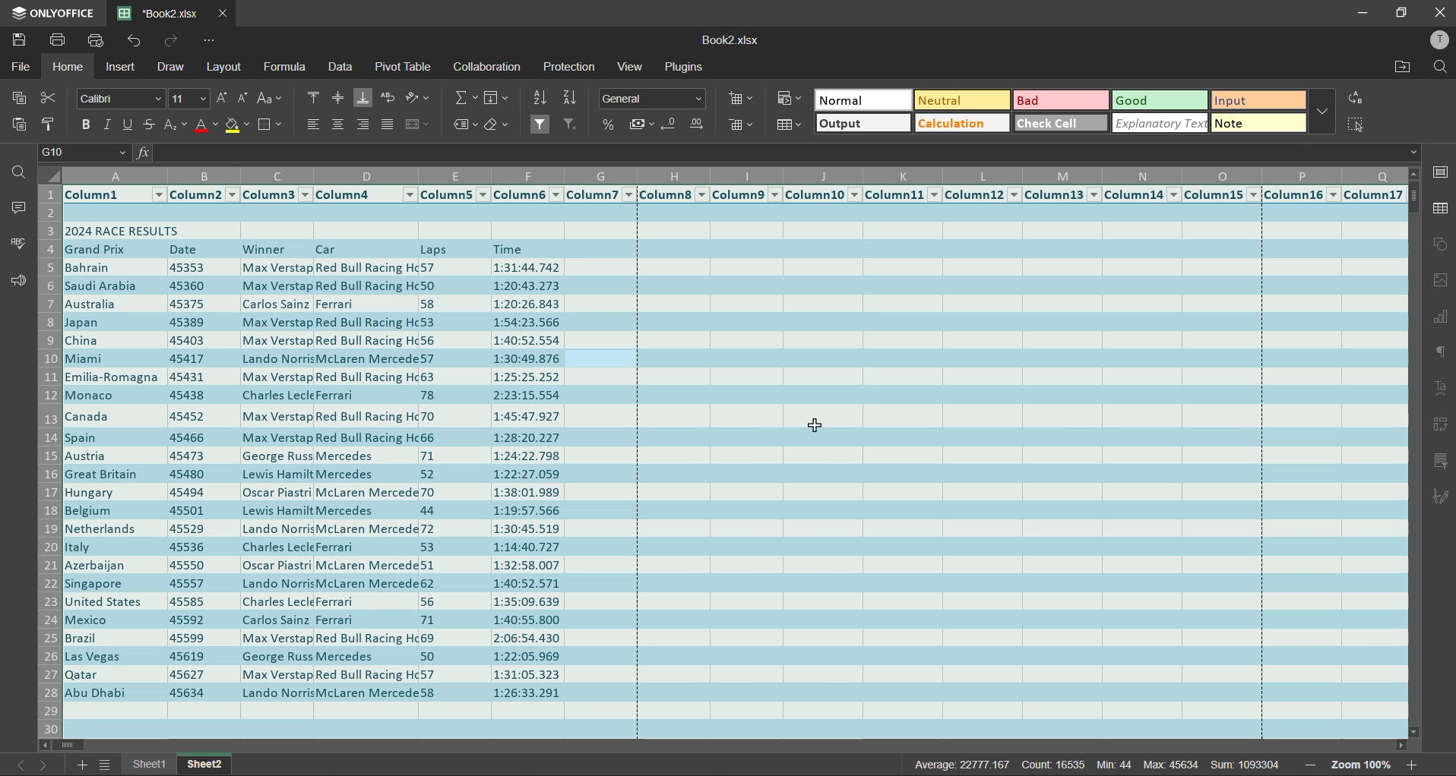  I want to click on bad, so click(1059, 102).